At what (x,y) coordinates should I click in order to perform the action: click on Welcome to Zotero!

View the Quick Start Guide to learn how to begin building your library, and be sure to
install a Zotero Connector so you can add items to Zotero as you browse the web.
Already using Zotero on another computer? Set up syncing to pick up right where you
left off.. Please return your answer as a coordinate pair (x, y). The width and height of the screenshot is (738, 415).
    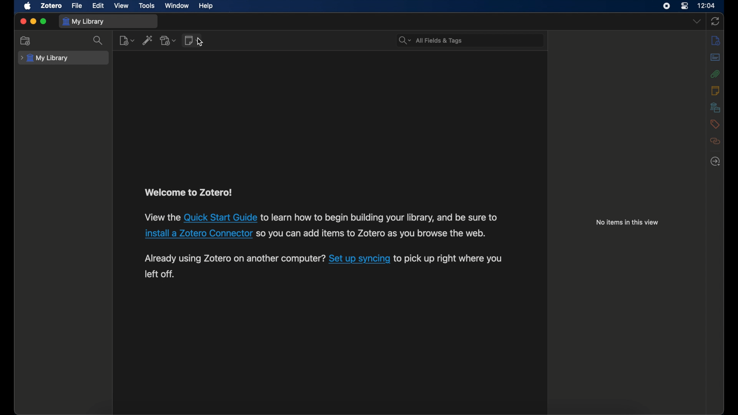
    Looking at the image, I should click on (320, 236).